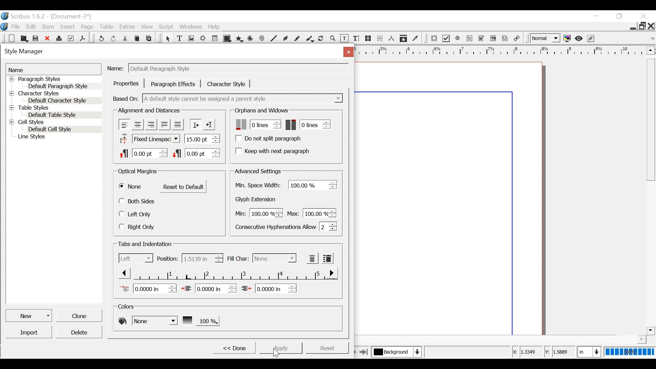 Image resolution: width=656 pixels, height=369 pixels. What do you see at coordinates (560, 352) in the screenshot?
I see `Y Coordinates` at bounding box center [560, 352].